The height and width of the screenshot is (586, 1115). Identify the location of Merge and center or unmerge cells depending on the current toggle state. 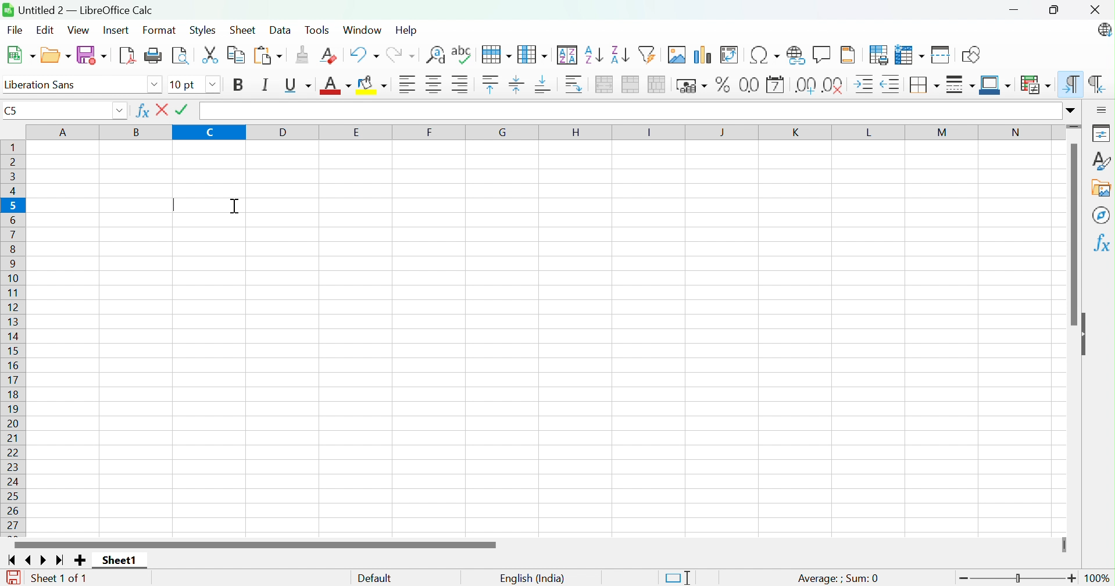
(606, 85).